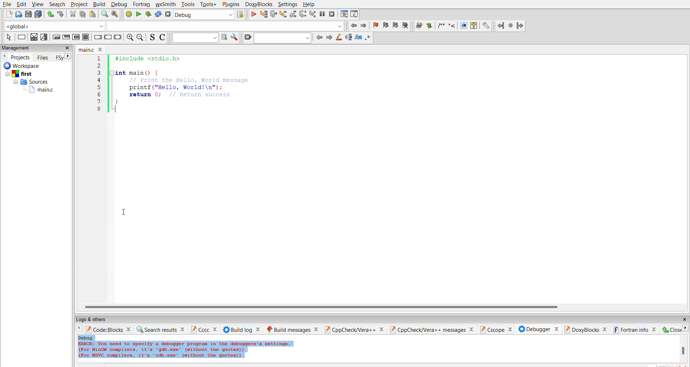 The width and height of the screenshot is (690, 367). Describe the element at coordinates (323, 14) in the screenshot. I see `break debugger` at that location.